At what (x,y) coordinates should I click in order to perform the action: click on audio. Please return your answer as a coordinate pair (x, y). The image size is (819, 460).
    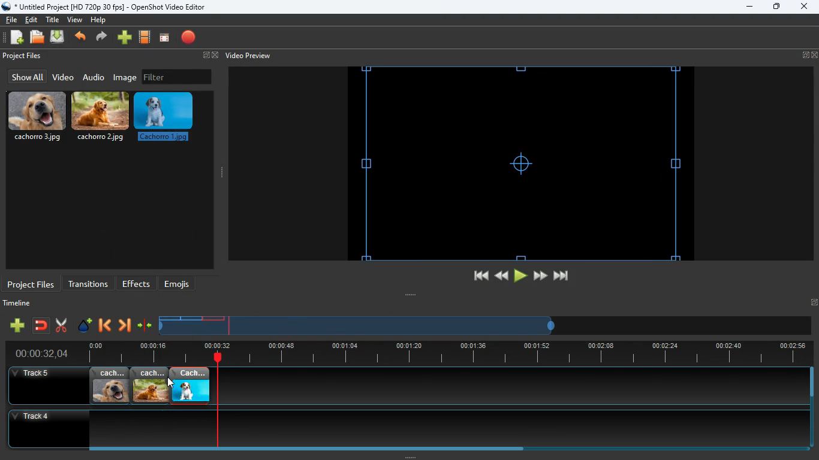
    Looking at the image, I should click on (94, 77).